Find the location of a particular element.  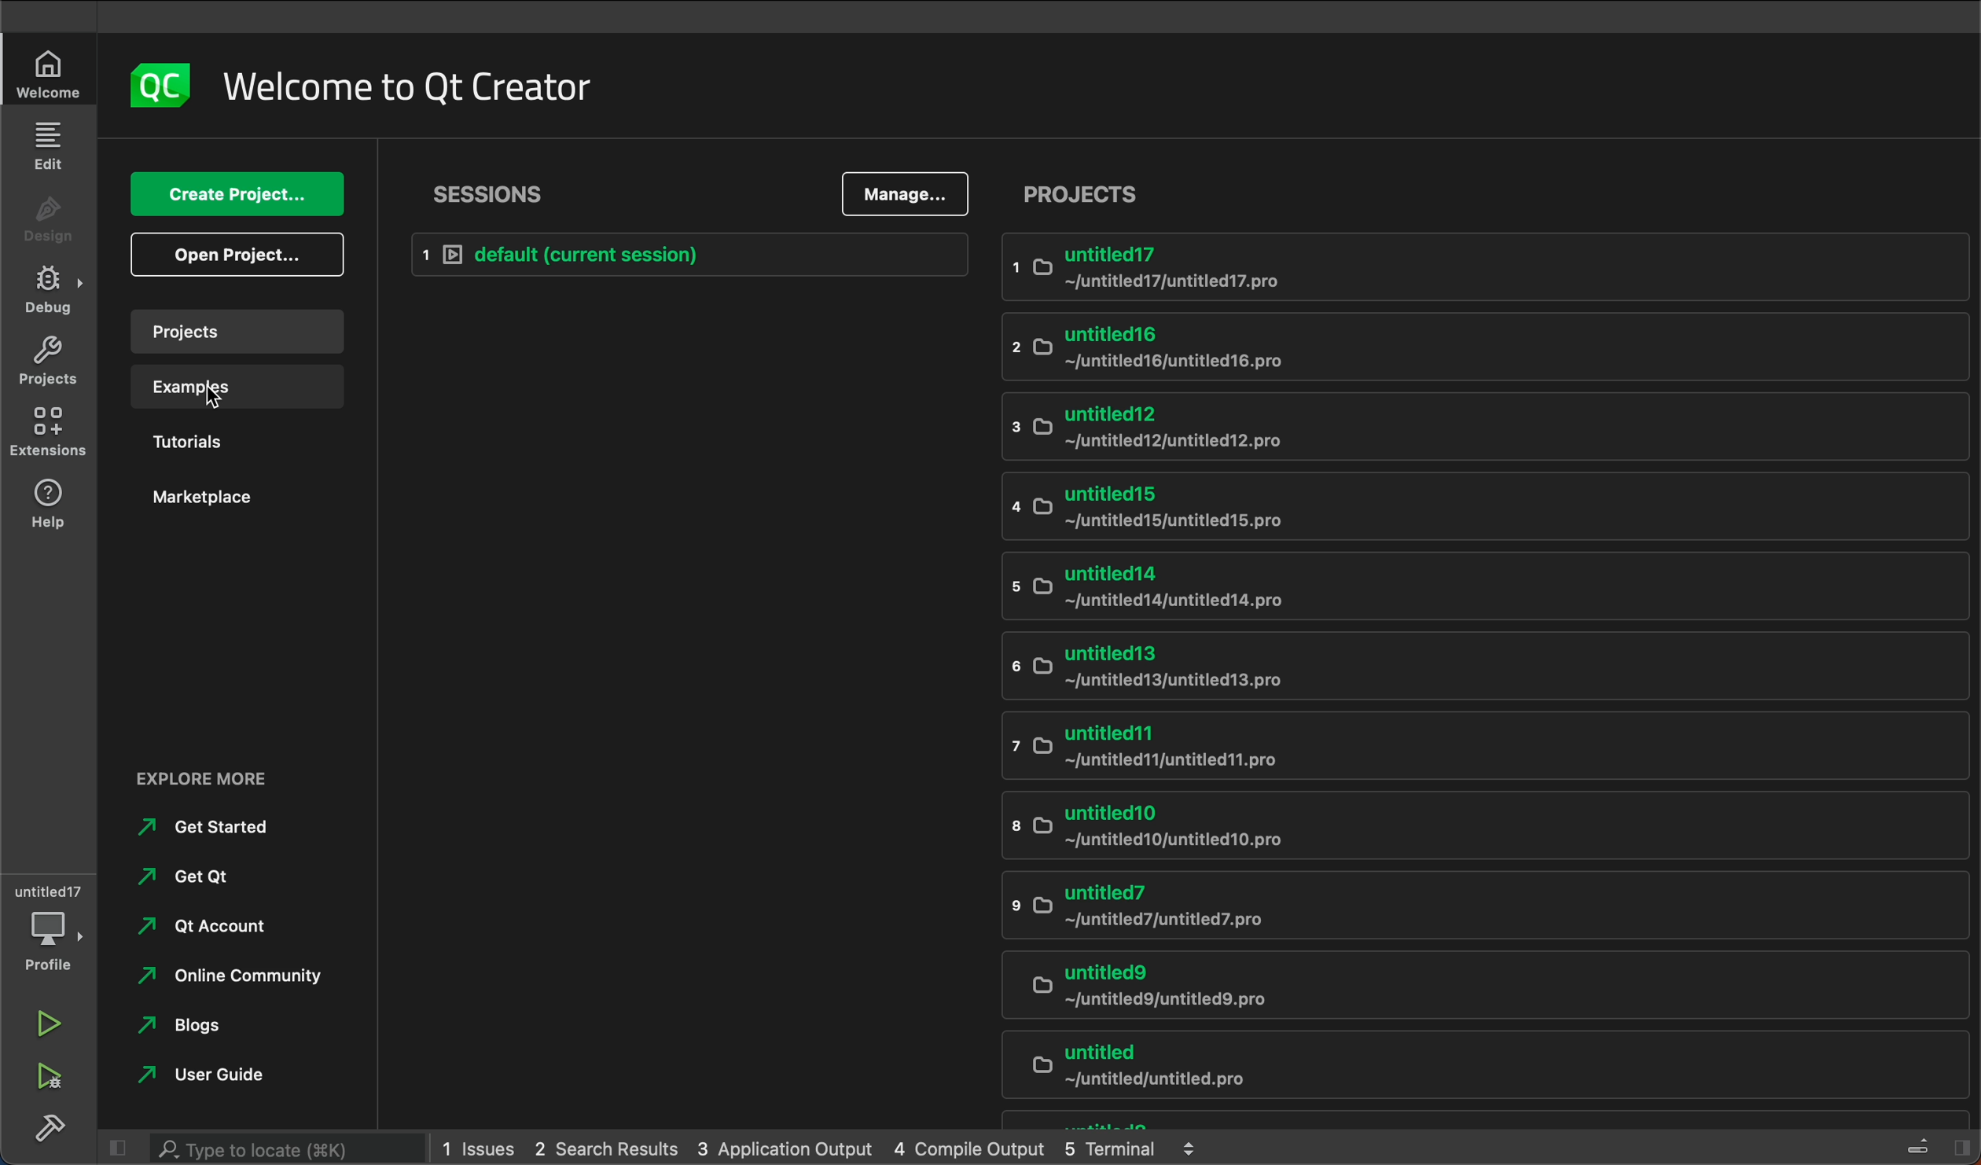

market place is located at coordinates (236, 498).